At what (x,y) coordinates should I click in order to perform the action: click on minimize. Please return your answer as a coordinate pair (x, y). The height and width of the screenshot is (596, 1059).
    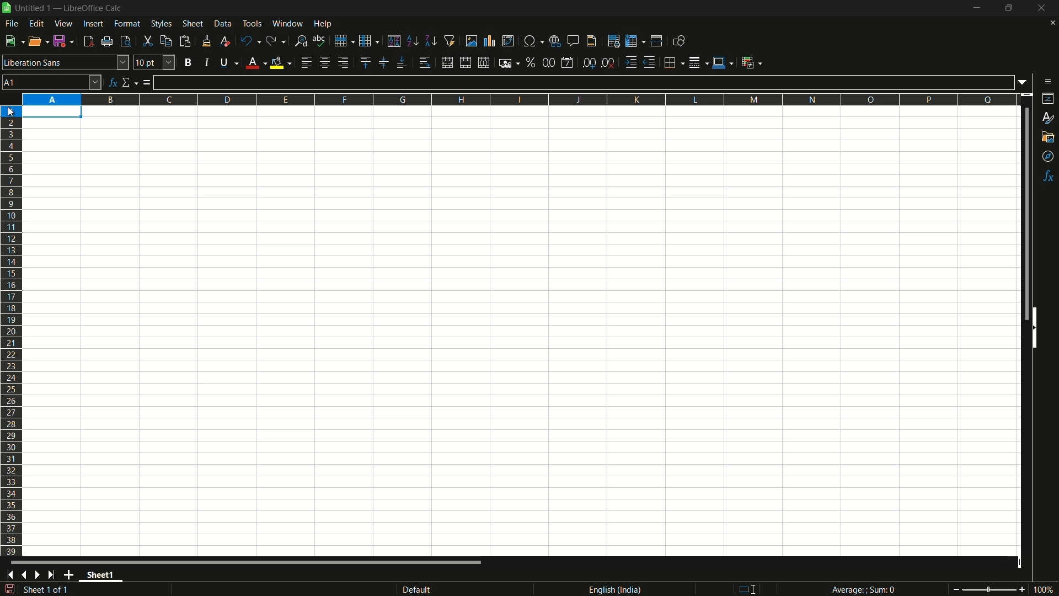
    Looking at the image, I should click on (977, 8).